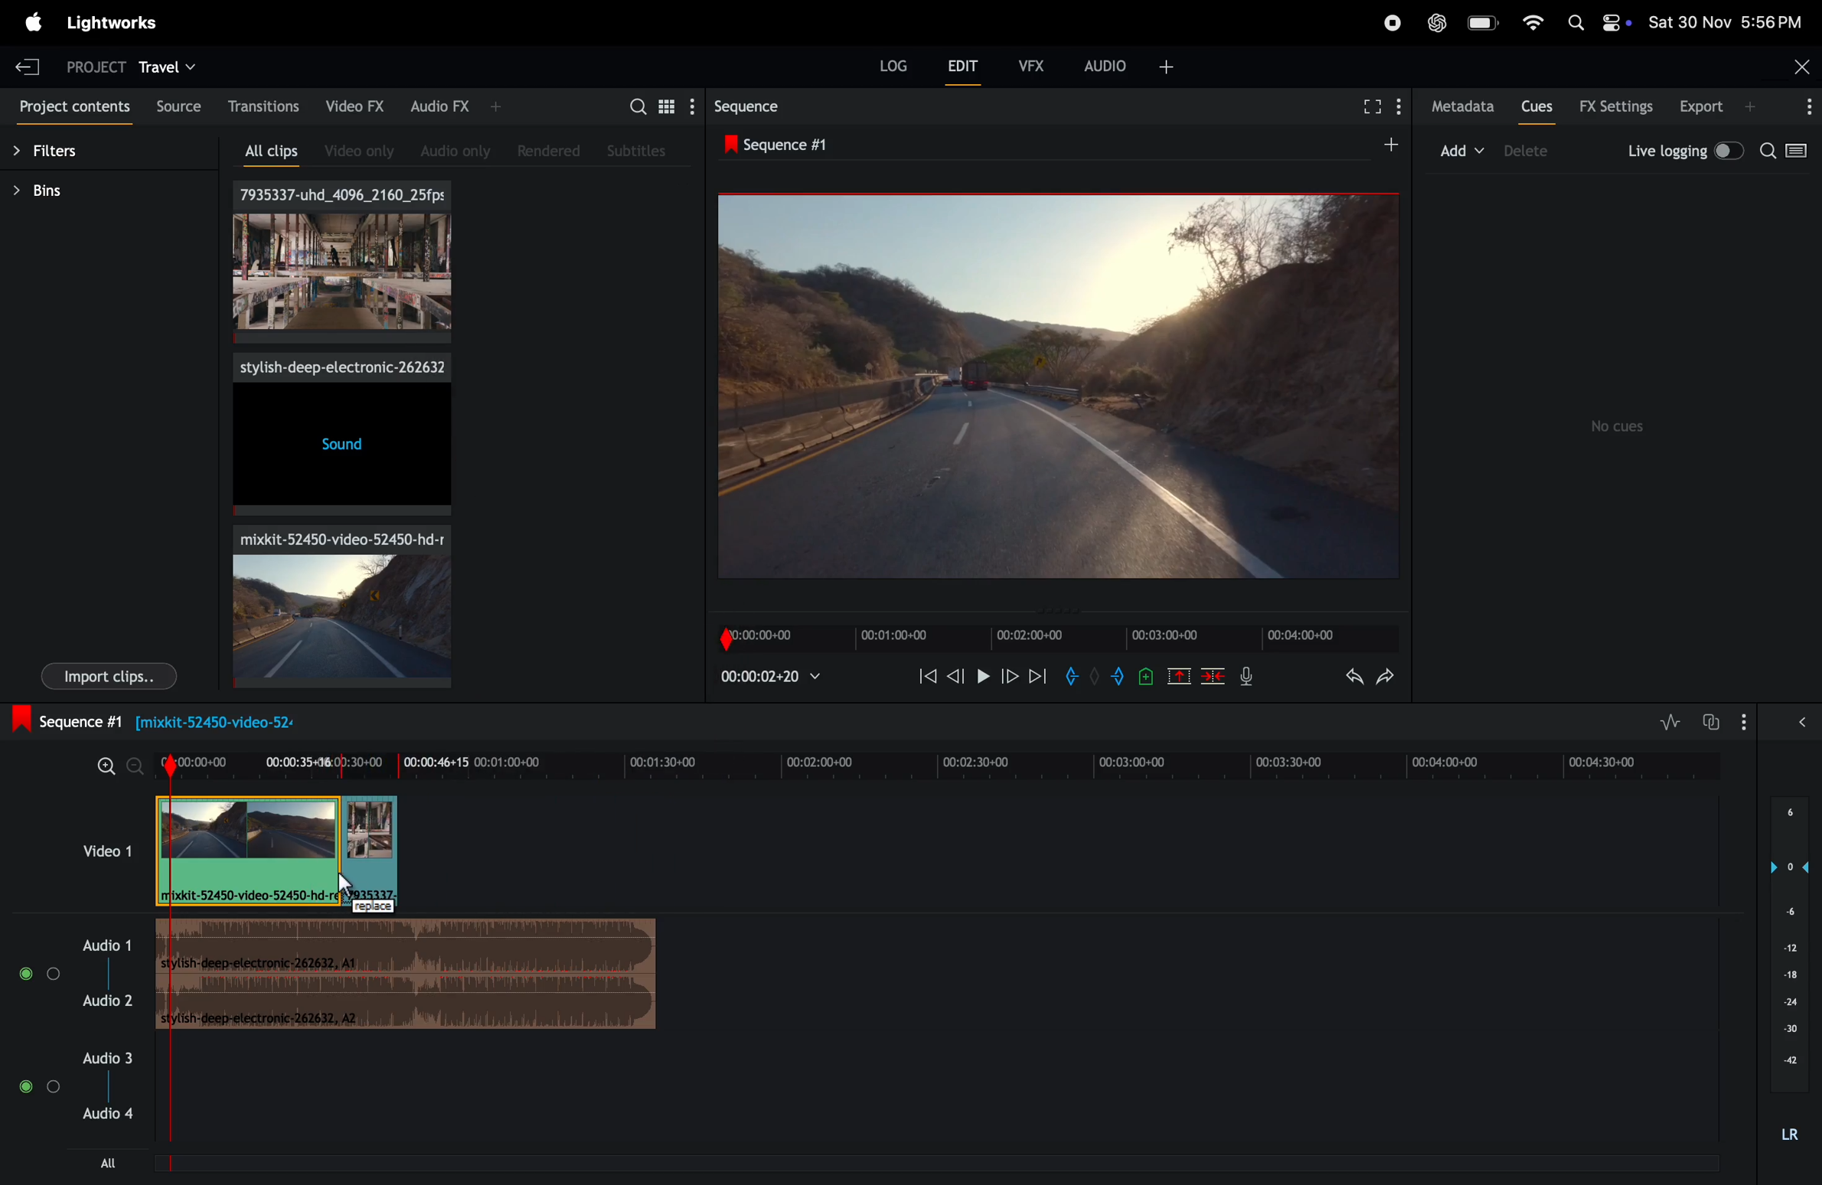  Describe the element at coordinates (1029, 64) in the screenshot. I see `vfx` at that location.